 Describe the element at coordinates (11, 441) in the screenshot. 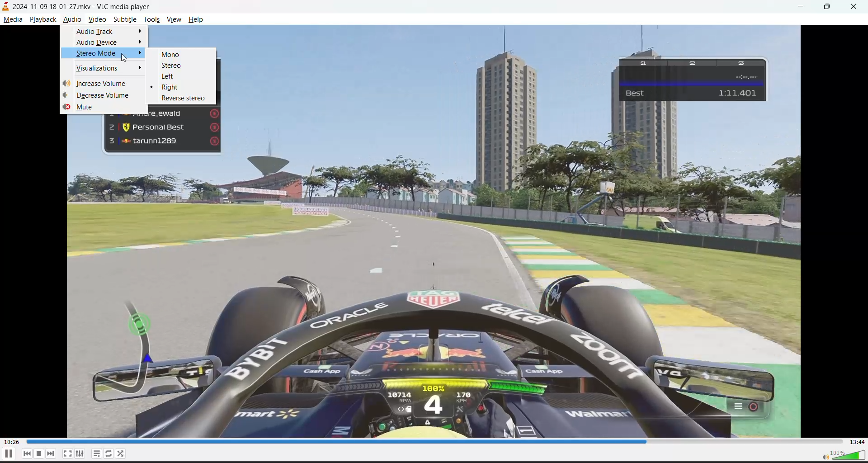

I see `00:26` at that location.